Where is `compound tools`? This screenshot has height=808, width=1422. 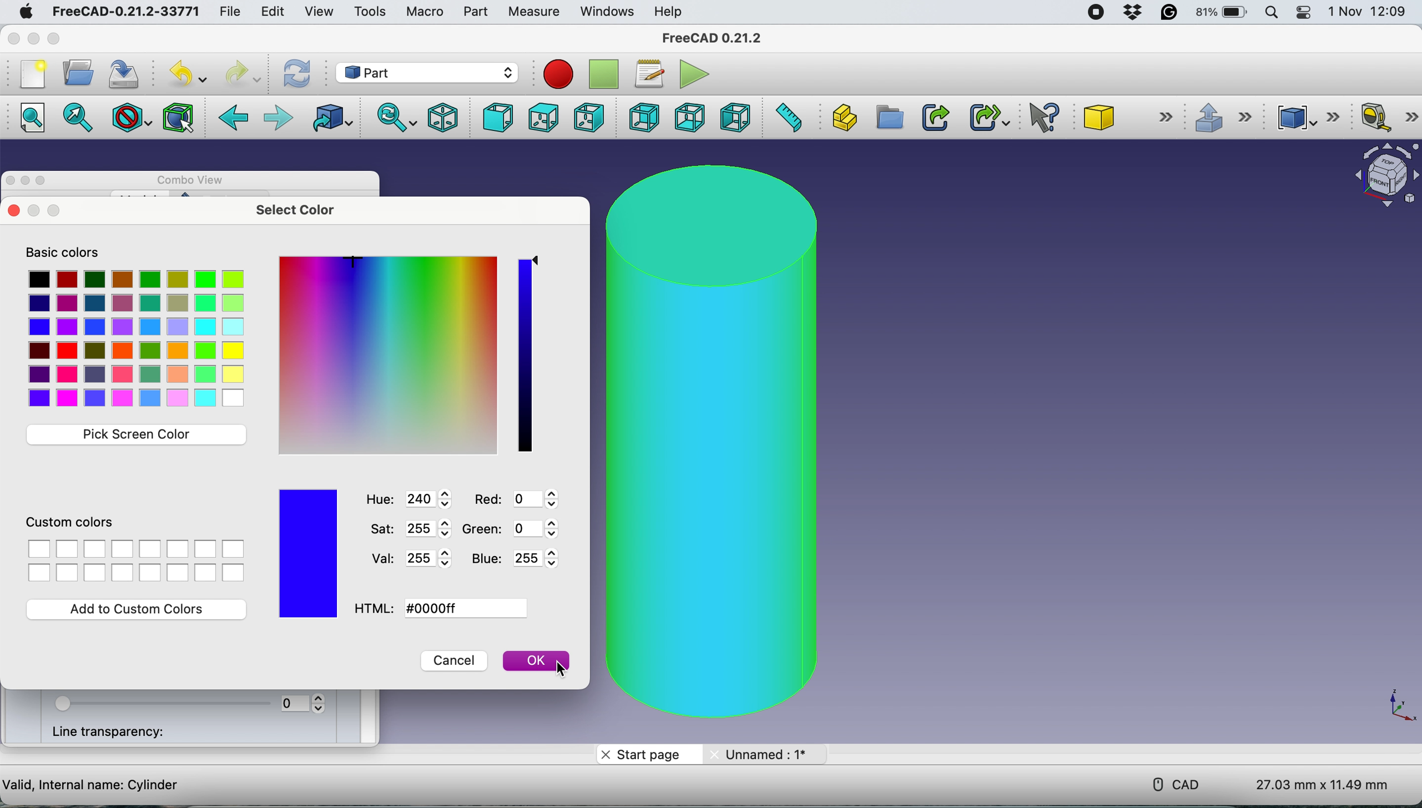 compound tools is located at coordinates (1307, 117).